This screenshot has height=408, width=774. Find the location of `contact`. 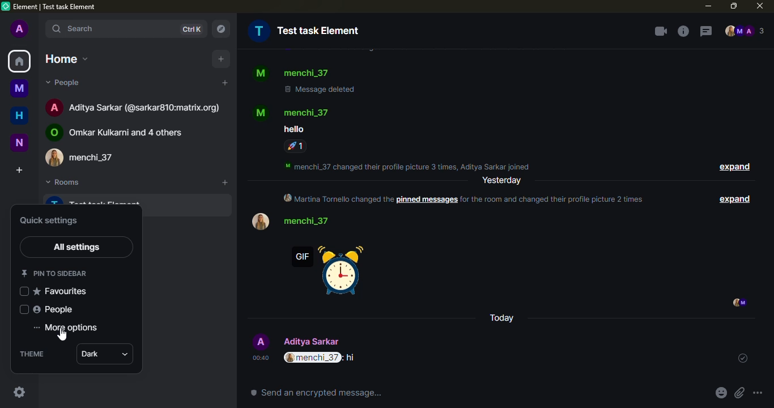

contact is located at coordinates (123, 131).